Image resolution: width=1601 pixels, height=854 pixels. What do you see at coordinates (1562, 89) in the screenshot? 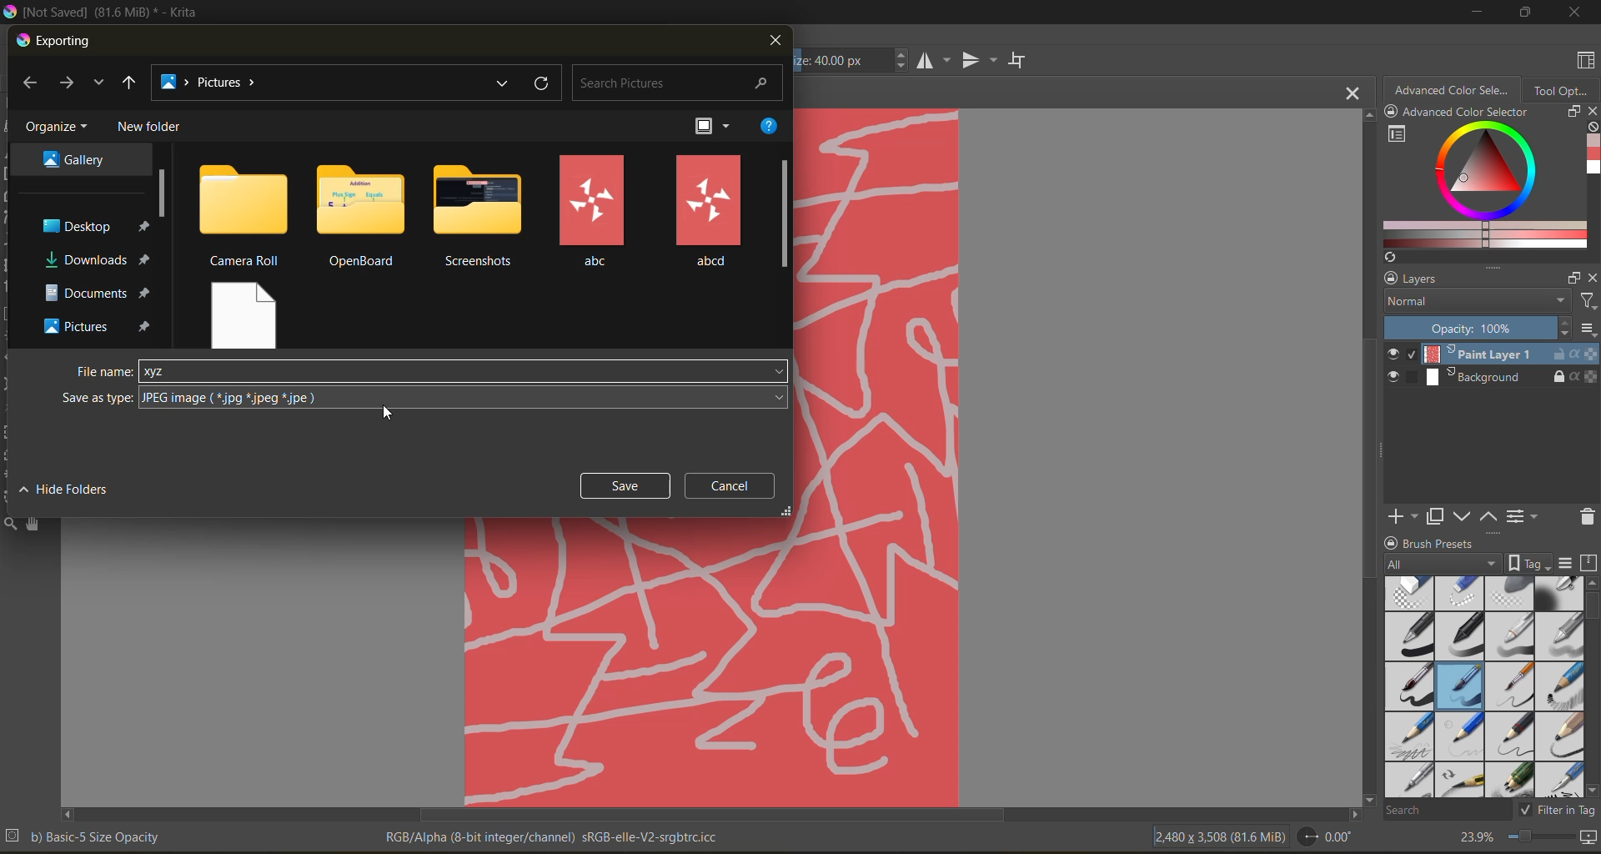
I see `tool options` at bounding box center [1562, 89].